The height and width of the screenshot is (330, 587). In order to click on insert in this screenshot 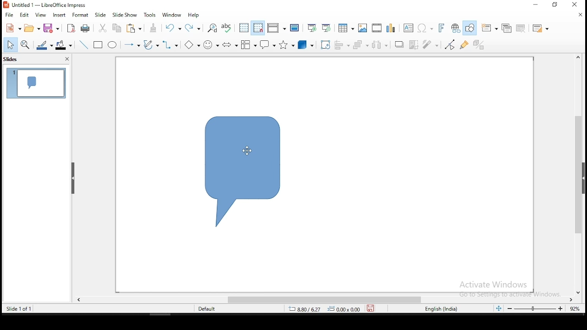, I will do `click(59, 15)`.